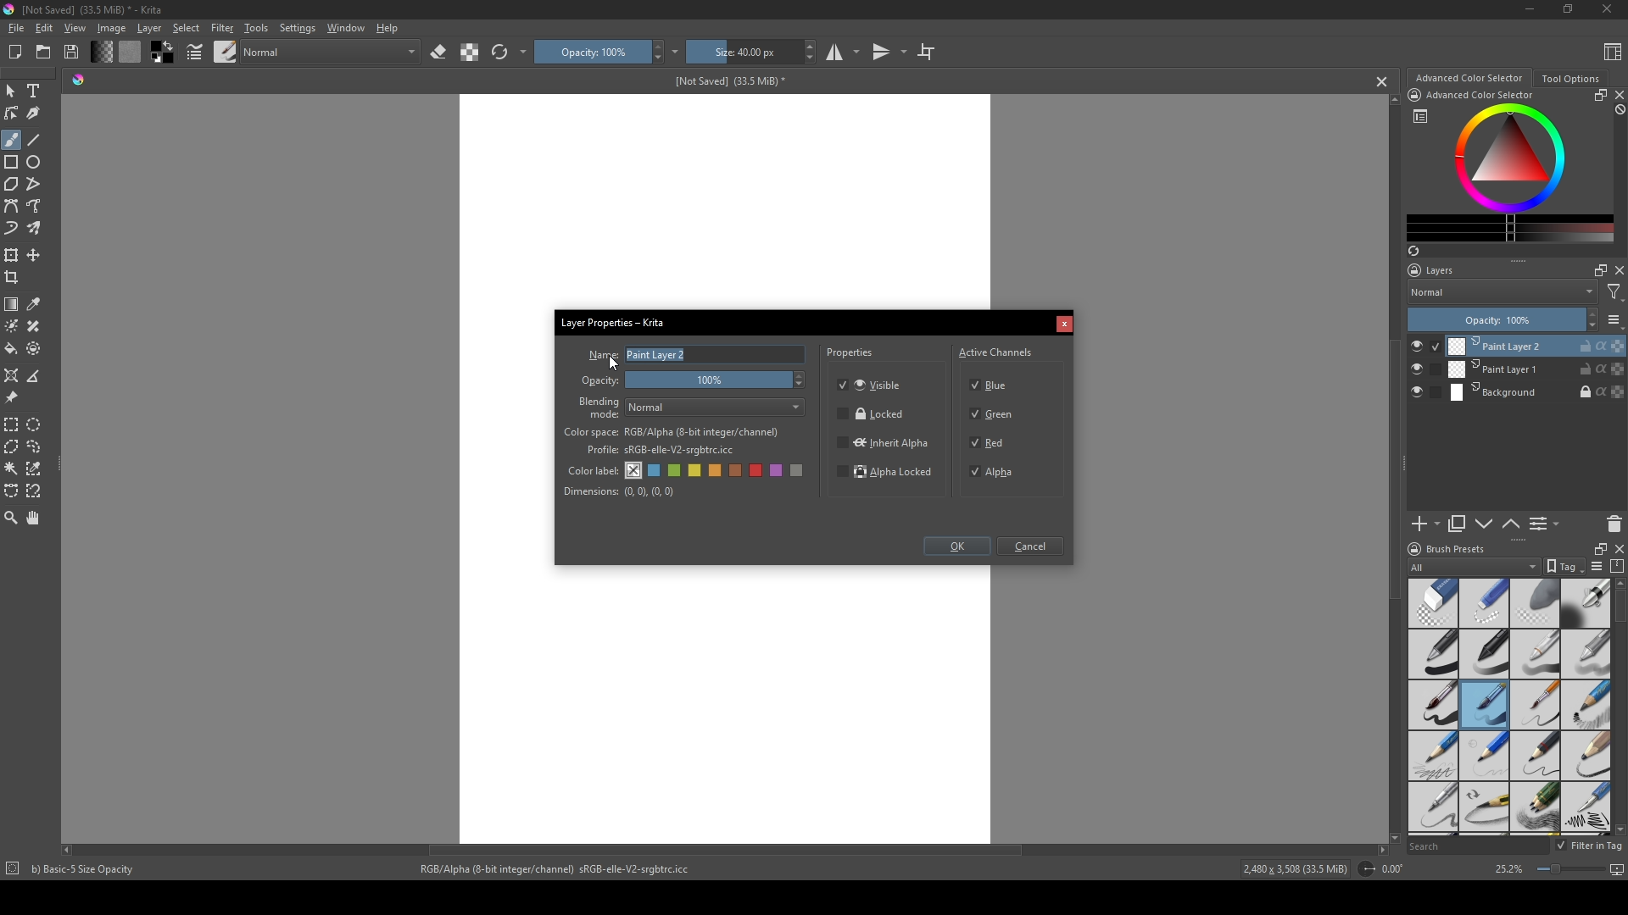 This screenshot has width=1628, height=915. I want to click on Name:, so click(601, 355).